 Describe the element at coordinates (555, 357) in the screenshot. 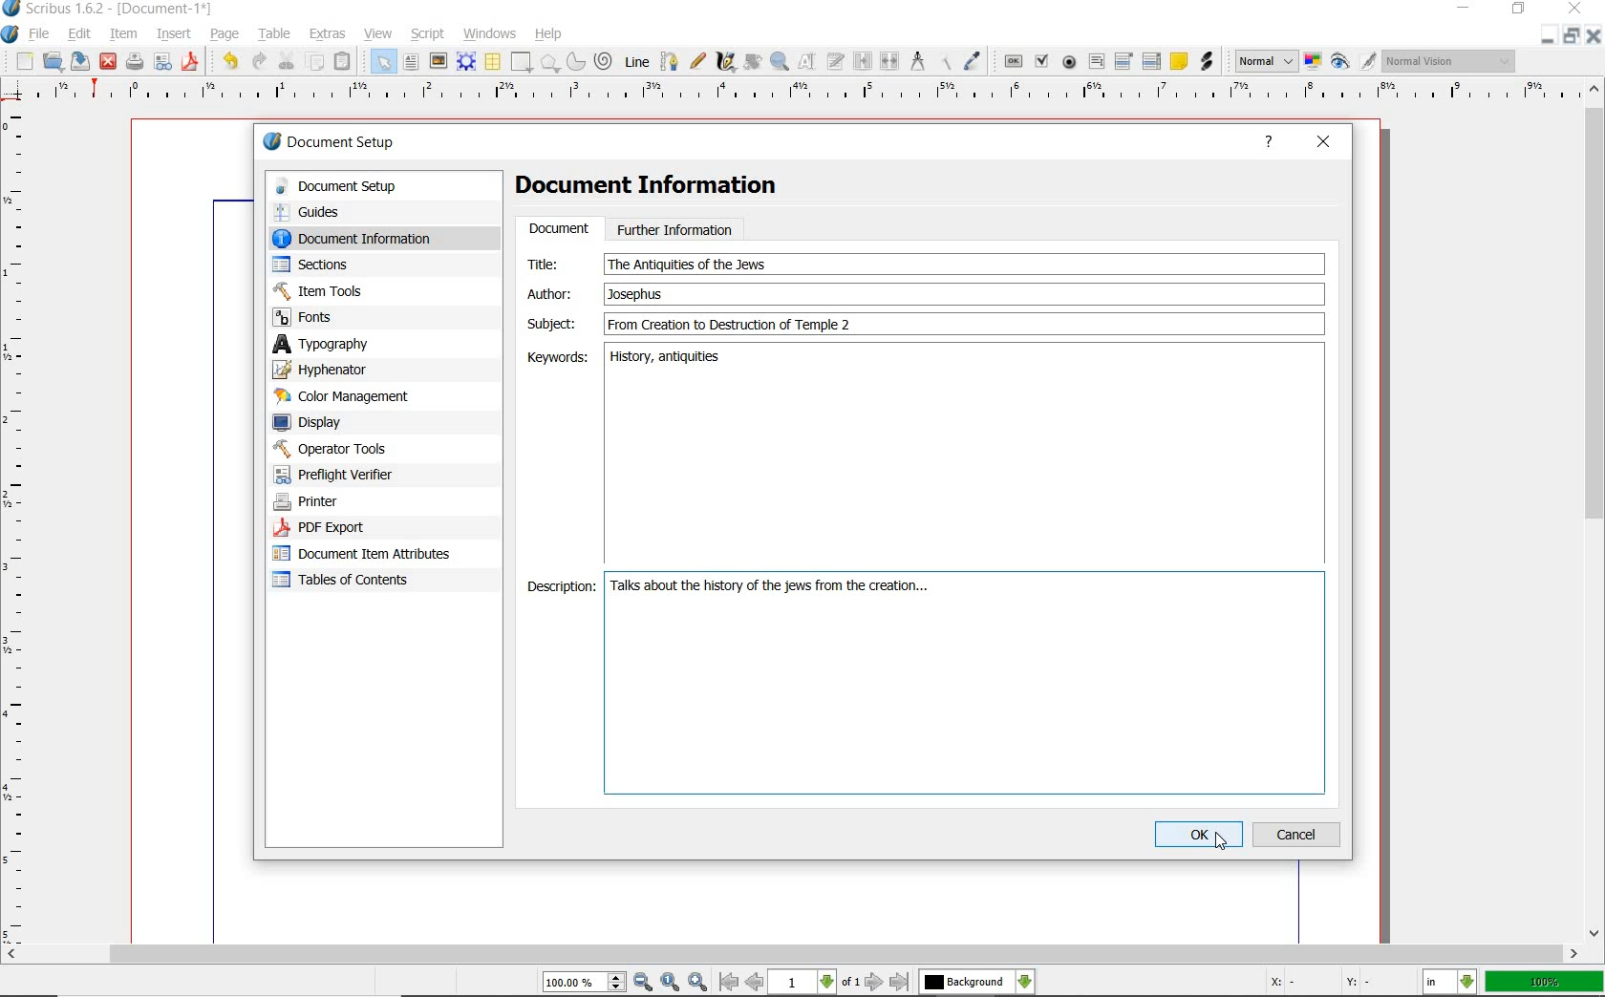

I see `Keywords:` at that location.